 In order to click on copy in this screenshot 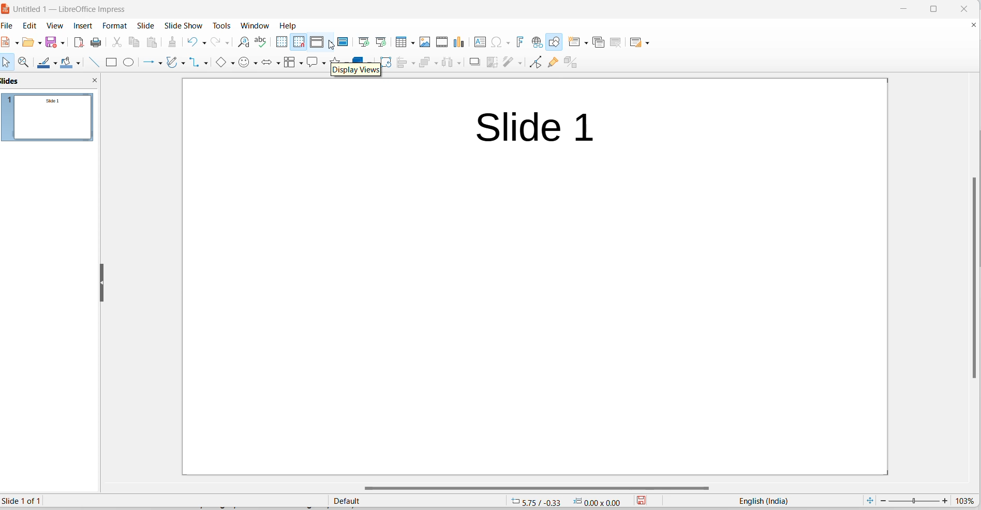, I will do `click(135, 42)`.